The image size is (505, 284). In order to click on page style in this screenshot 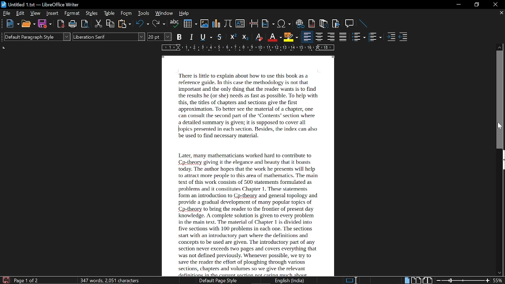, I will do `click(215, 280)`.